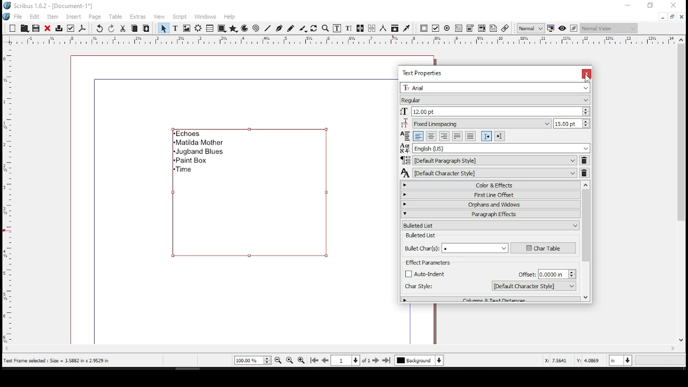  What do you see at coordinates (278, 360) in the screenshot?
I see `zoom out` at bounding box center [278, 360].